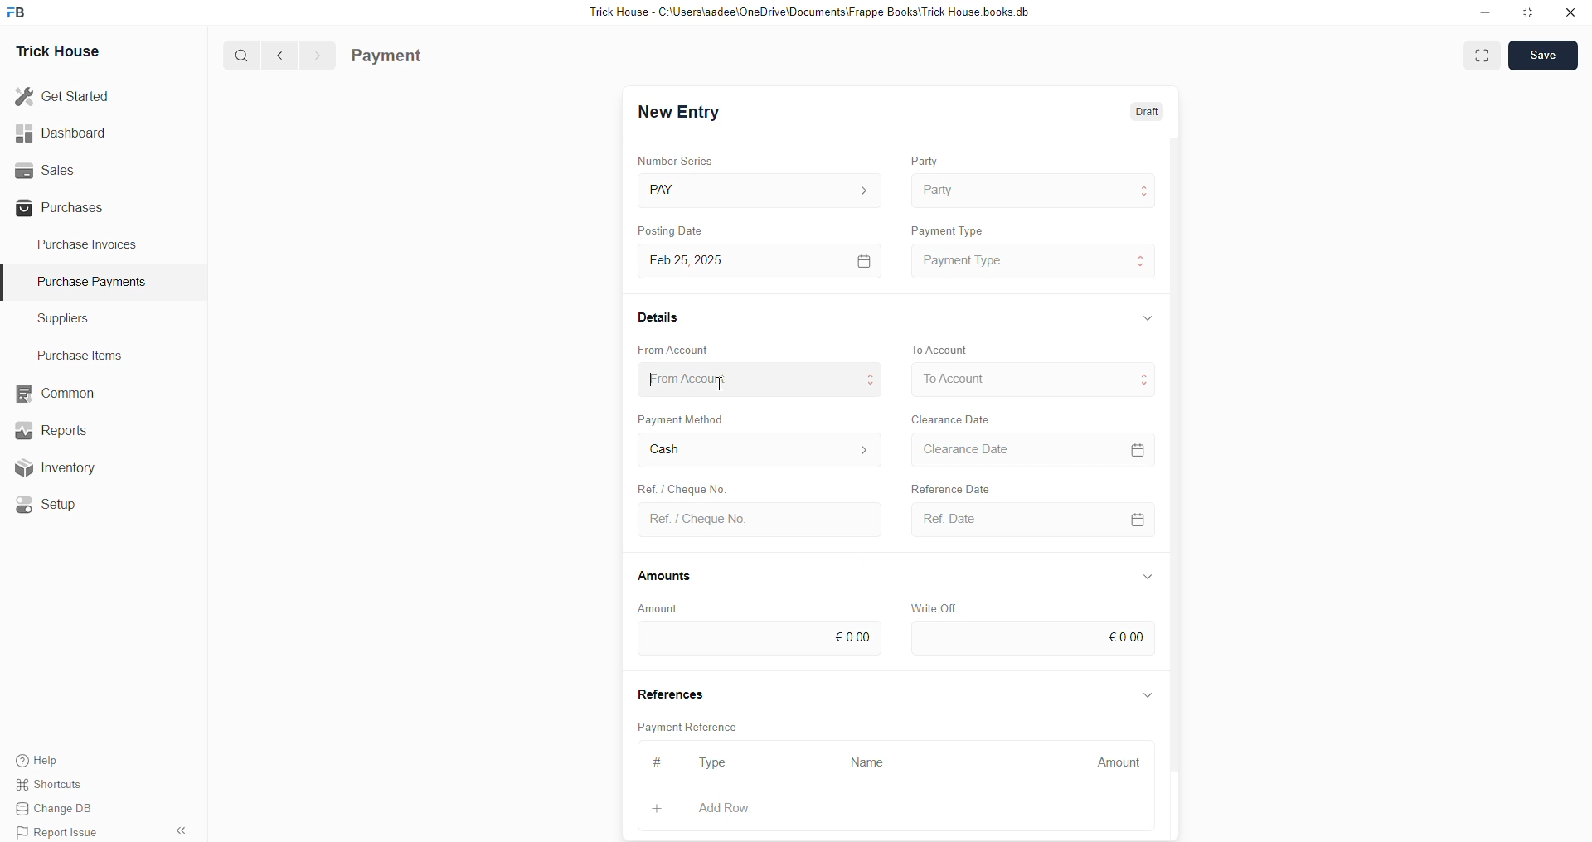 The height and width of the screenshot is (842, 1592). Describe the element at coordinates (668, 188) in the screenshot. I see `PAY-` at that location.